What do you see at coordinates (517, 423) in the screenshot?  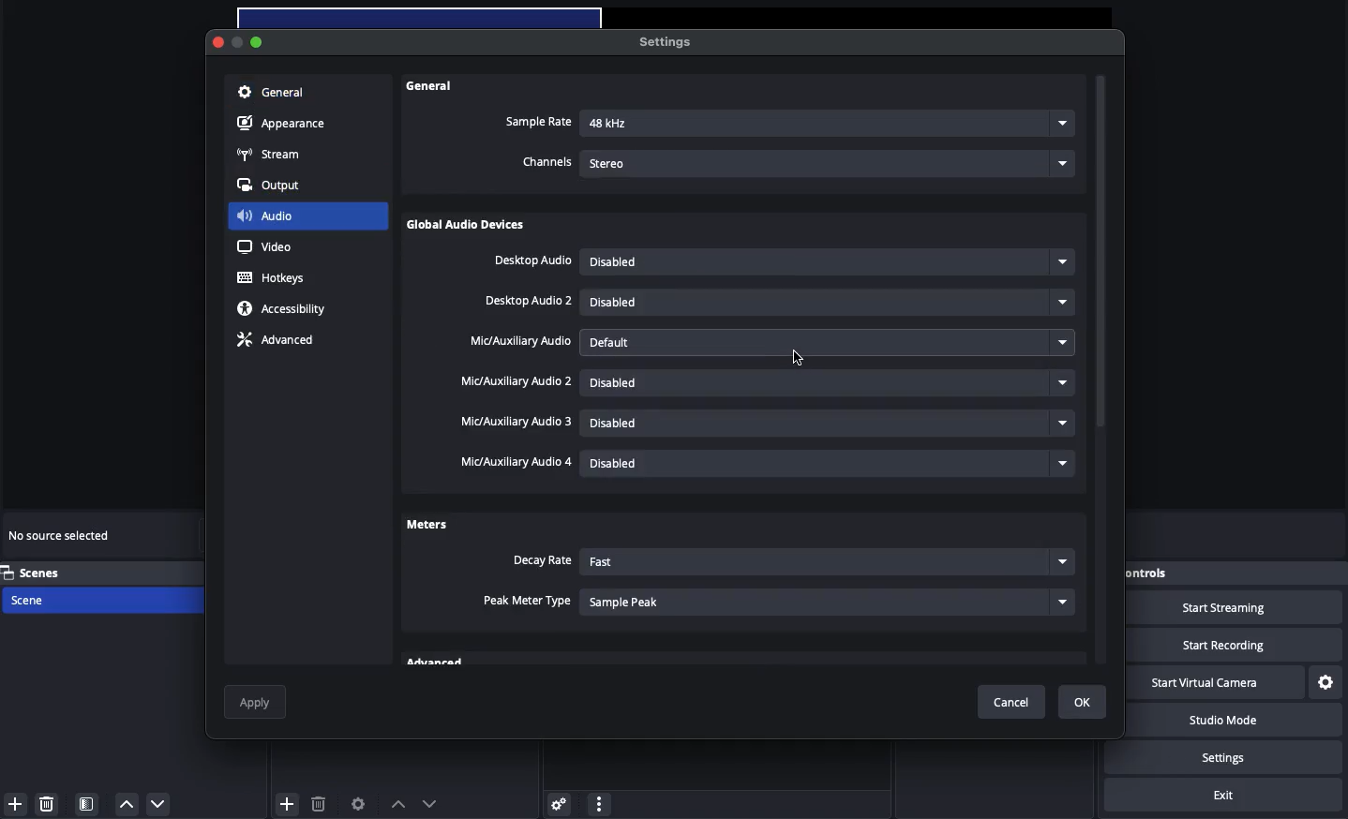 I see `Mic, aux audio 3` at bounding box center [517, 423].